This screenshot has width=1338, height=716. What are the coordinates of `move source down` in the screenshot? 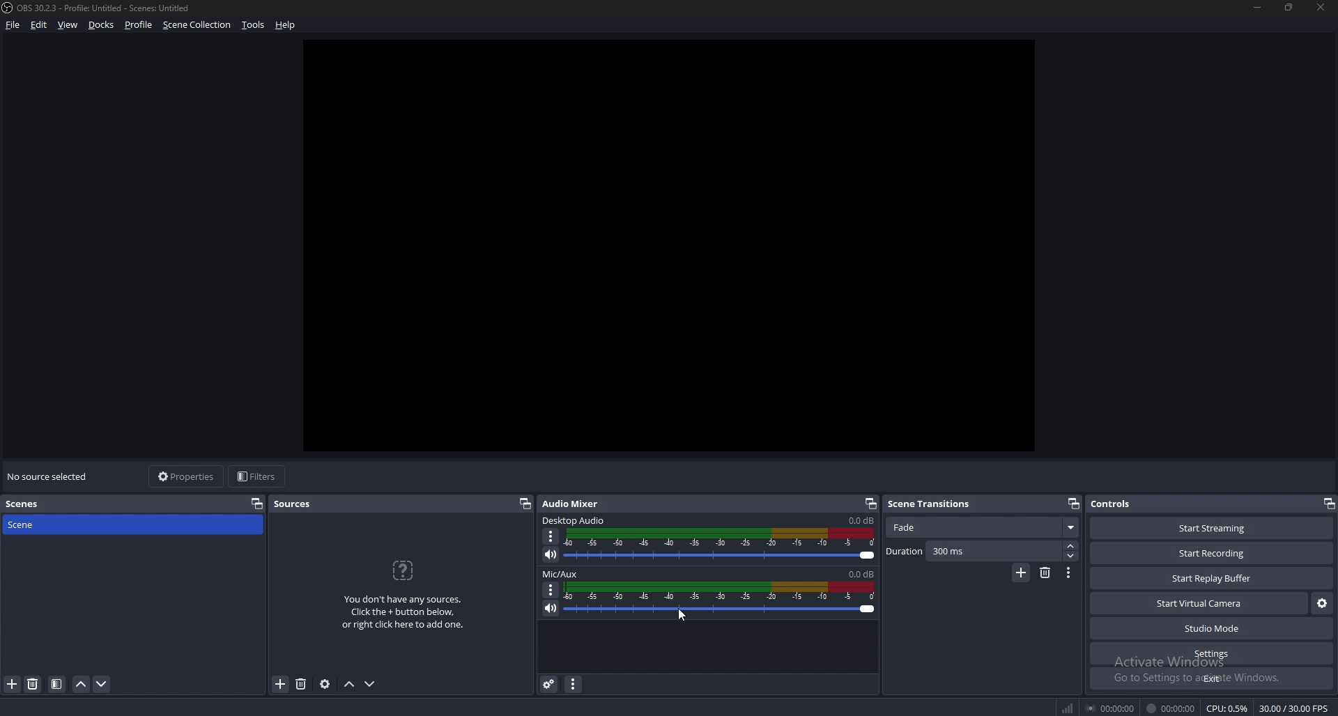 It's located at (370, 685).